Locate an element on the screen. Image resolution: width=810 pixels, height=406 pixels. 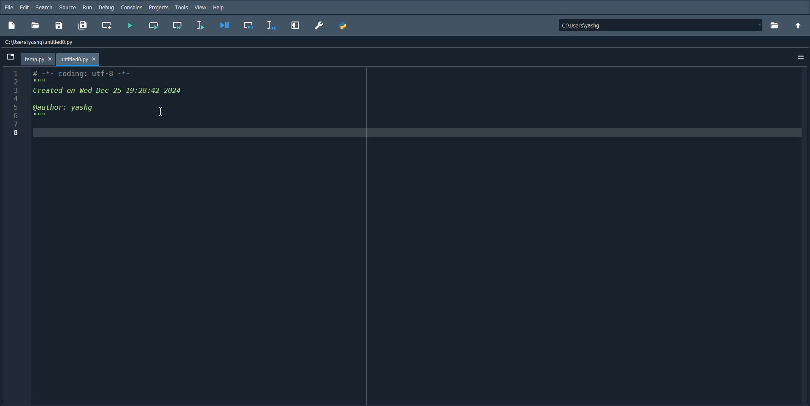
Help is located at coordinates (219, 7).